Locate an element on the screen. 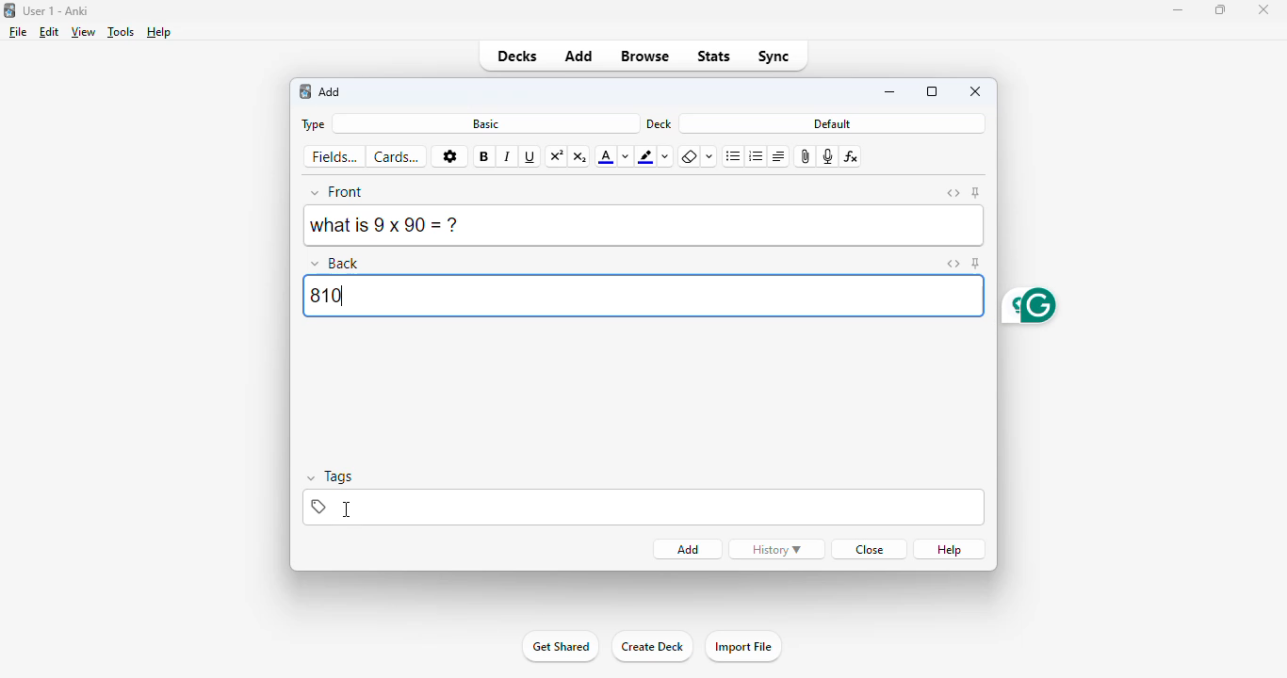 The height and width of the screenshot is (678, 1287). superscript is located at coordinates (558, 155).